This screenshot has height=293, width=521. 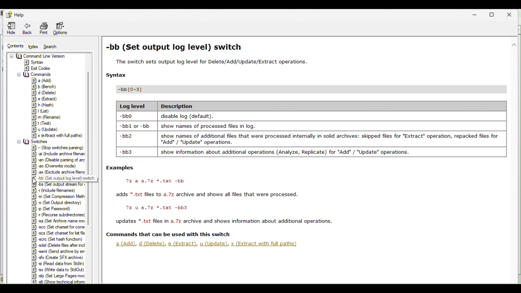 I want to click on index, so click(x=34, y=46).